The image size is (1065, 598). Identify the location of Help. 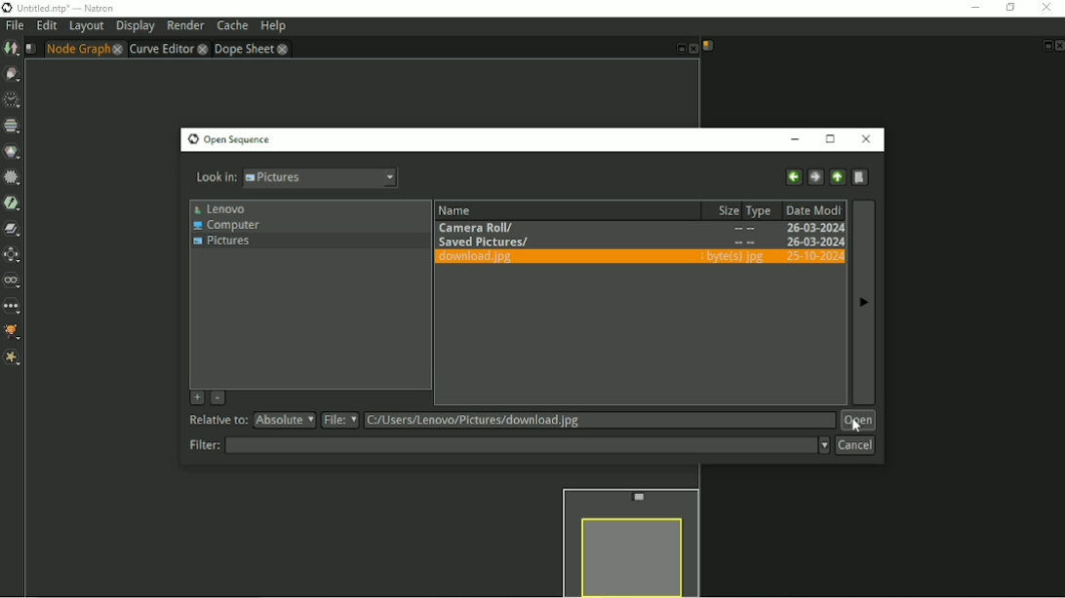
(272, 26).